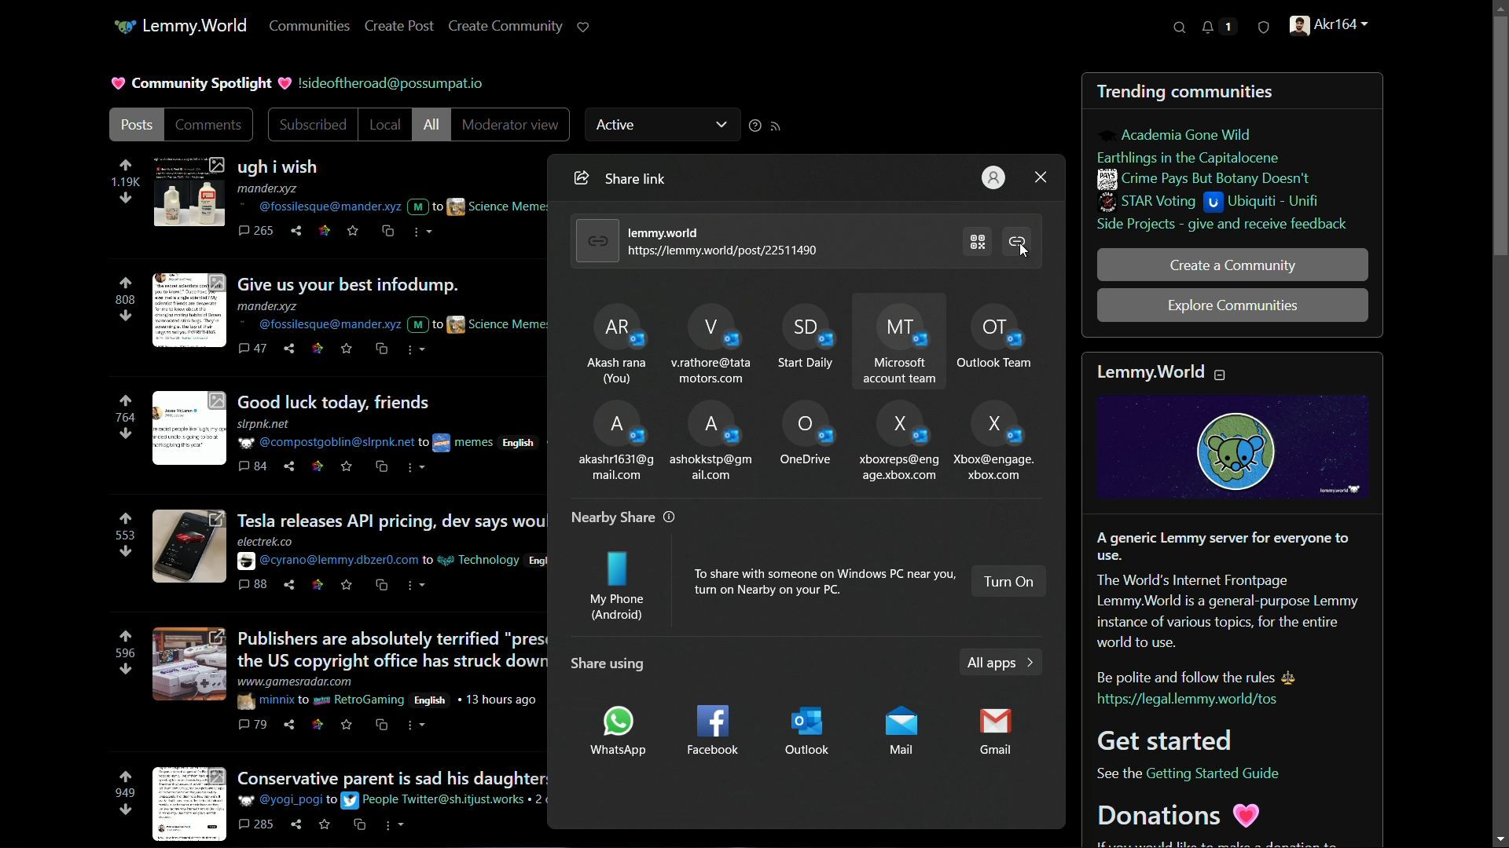 The image size is (1509, 848). I want to click on !sideoftheroad@possumpat.io, so click(397, 82).